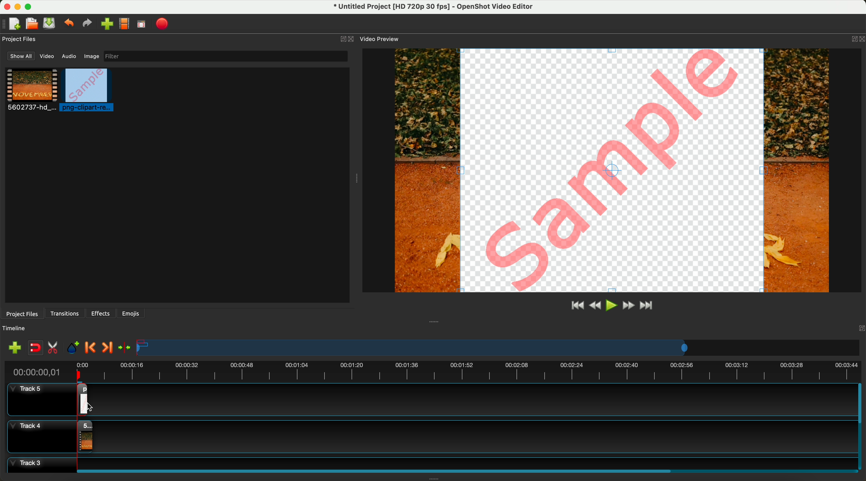 The image size is (866, 481). What do you see at coordinates (379, 39) in the screenshot?
I see `video preview` at bounding box center [379, 39].